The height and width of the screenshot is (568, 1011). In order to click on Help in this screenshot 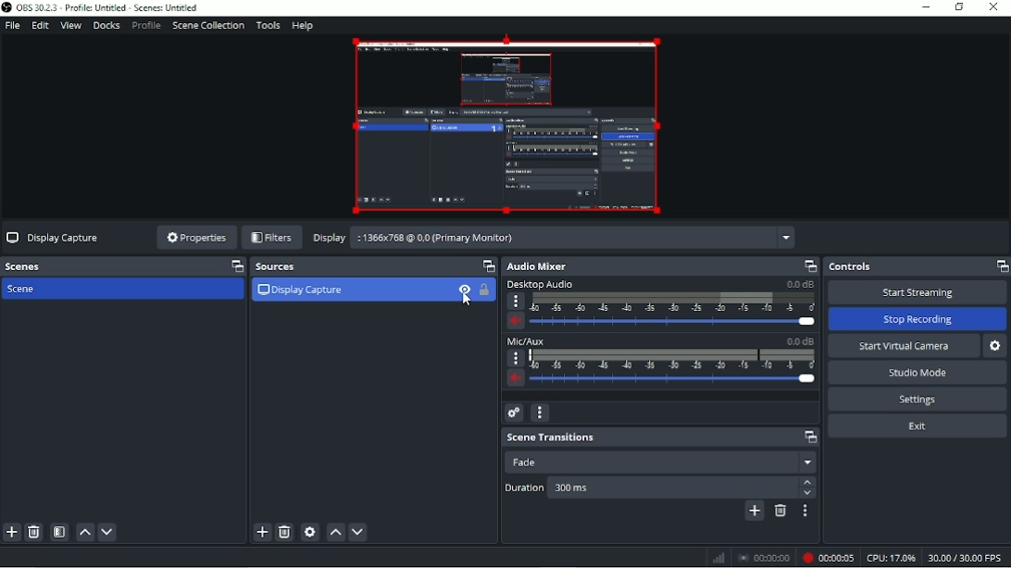, I will do `click(303, 26)`.